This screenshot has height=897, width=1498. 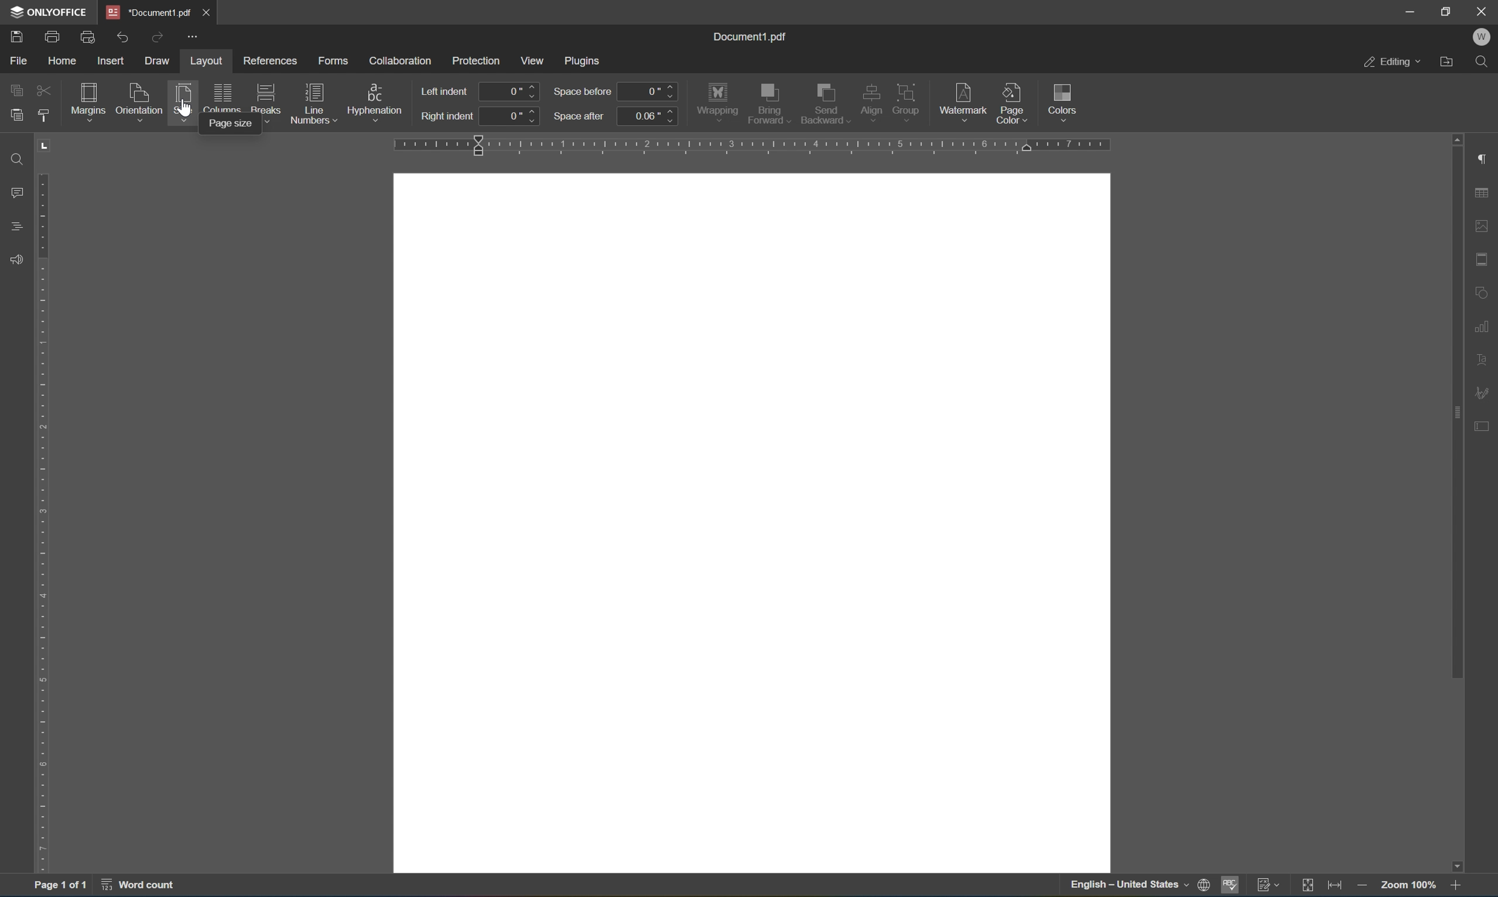 I want to click on zoom 100%, so click(x=1406, y=886).